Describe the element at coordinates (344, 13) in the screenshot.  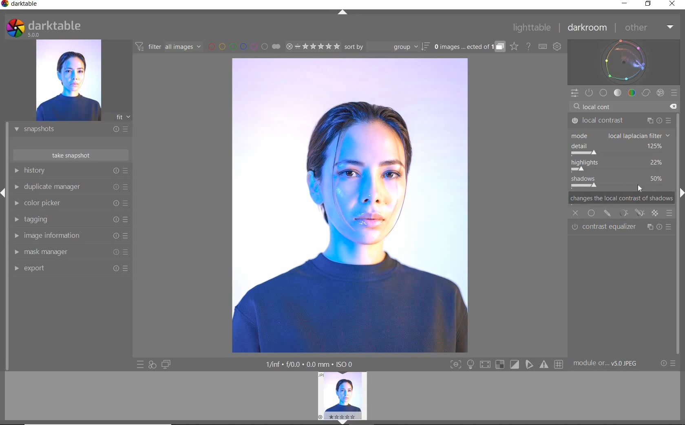
I see `EXPAND/COLLAPSE` at that location.